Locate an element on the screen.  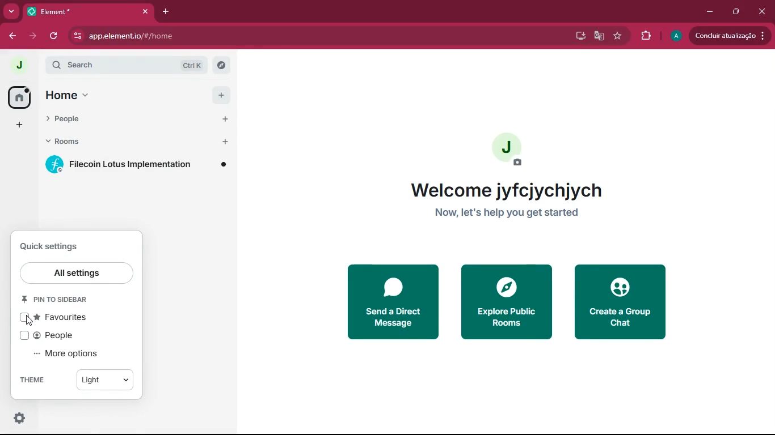
Cursor is located at coordinates (30, 321).